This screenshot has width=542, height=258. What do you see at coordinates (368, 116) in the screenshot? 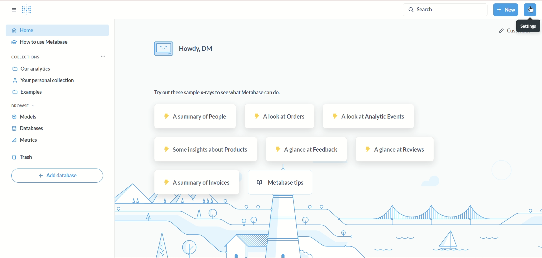
I see `a look at analytic events` at bounding box center [368, 116].